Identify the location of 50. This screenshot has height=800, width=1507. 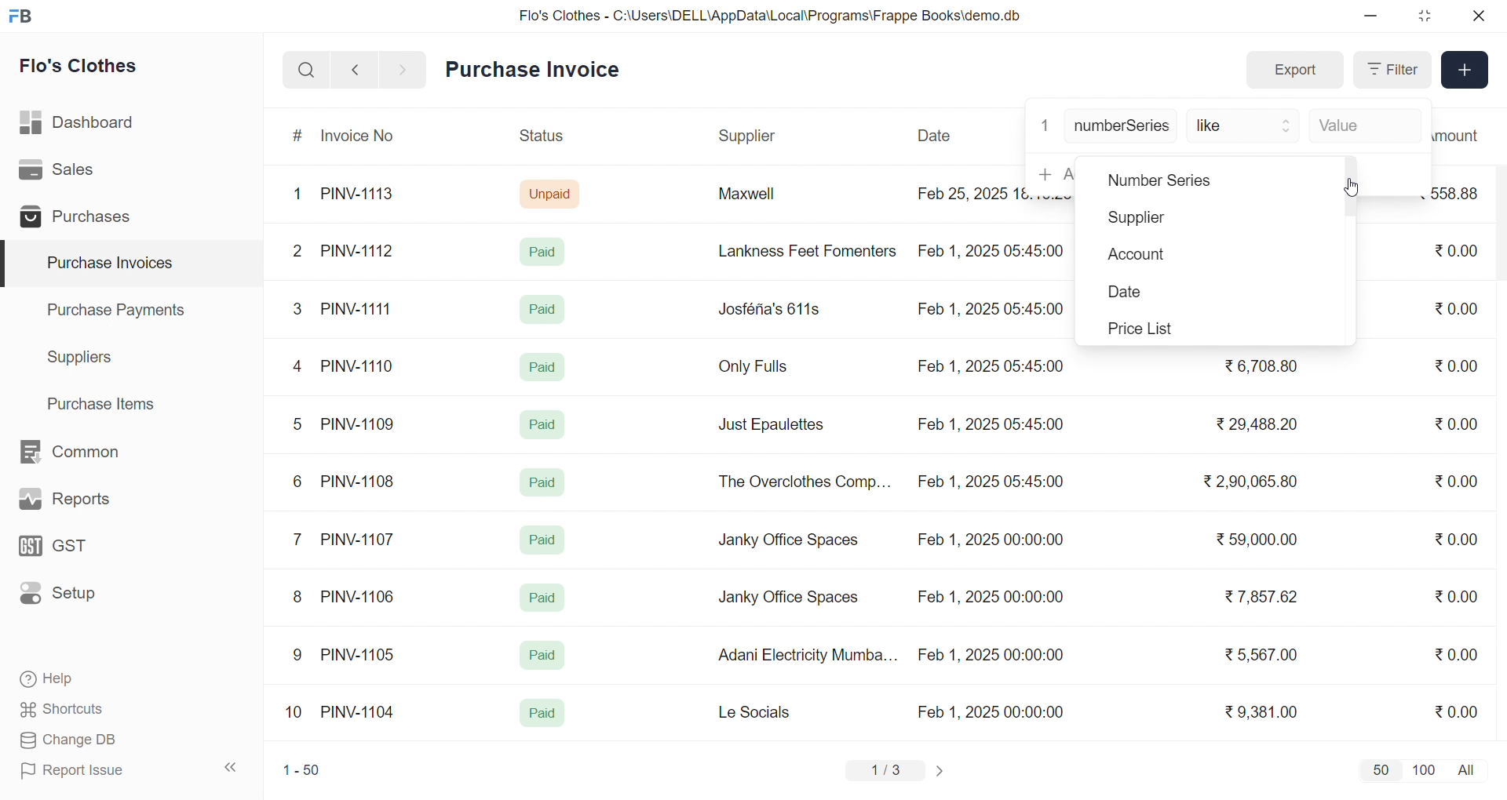
(1380, 769).